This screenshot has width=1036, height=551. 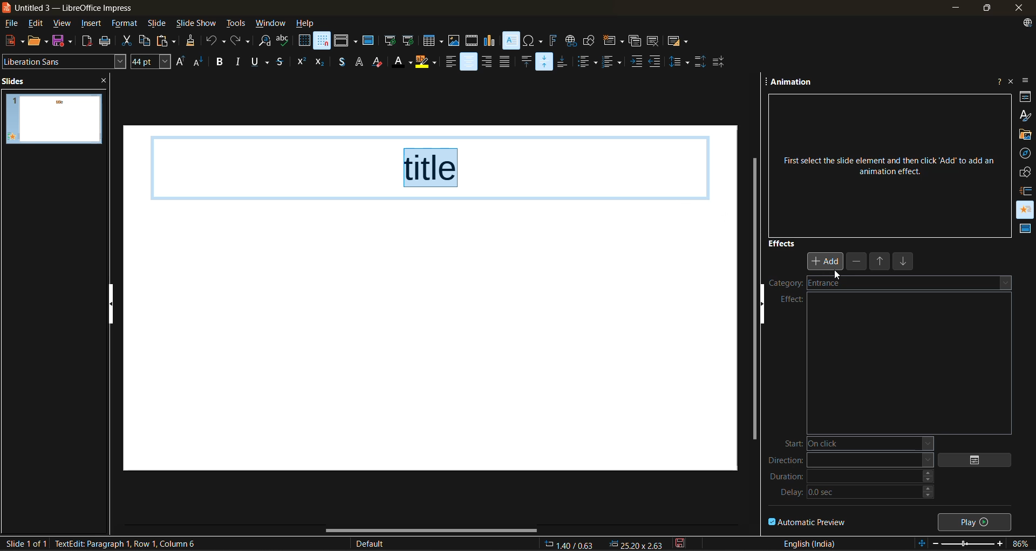 What do you see at coordinates (1026, 135) in the screenshot?
I see `gallery` at bounding box center [1026, 135].